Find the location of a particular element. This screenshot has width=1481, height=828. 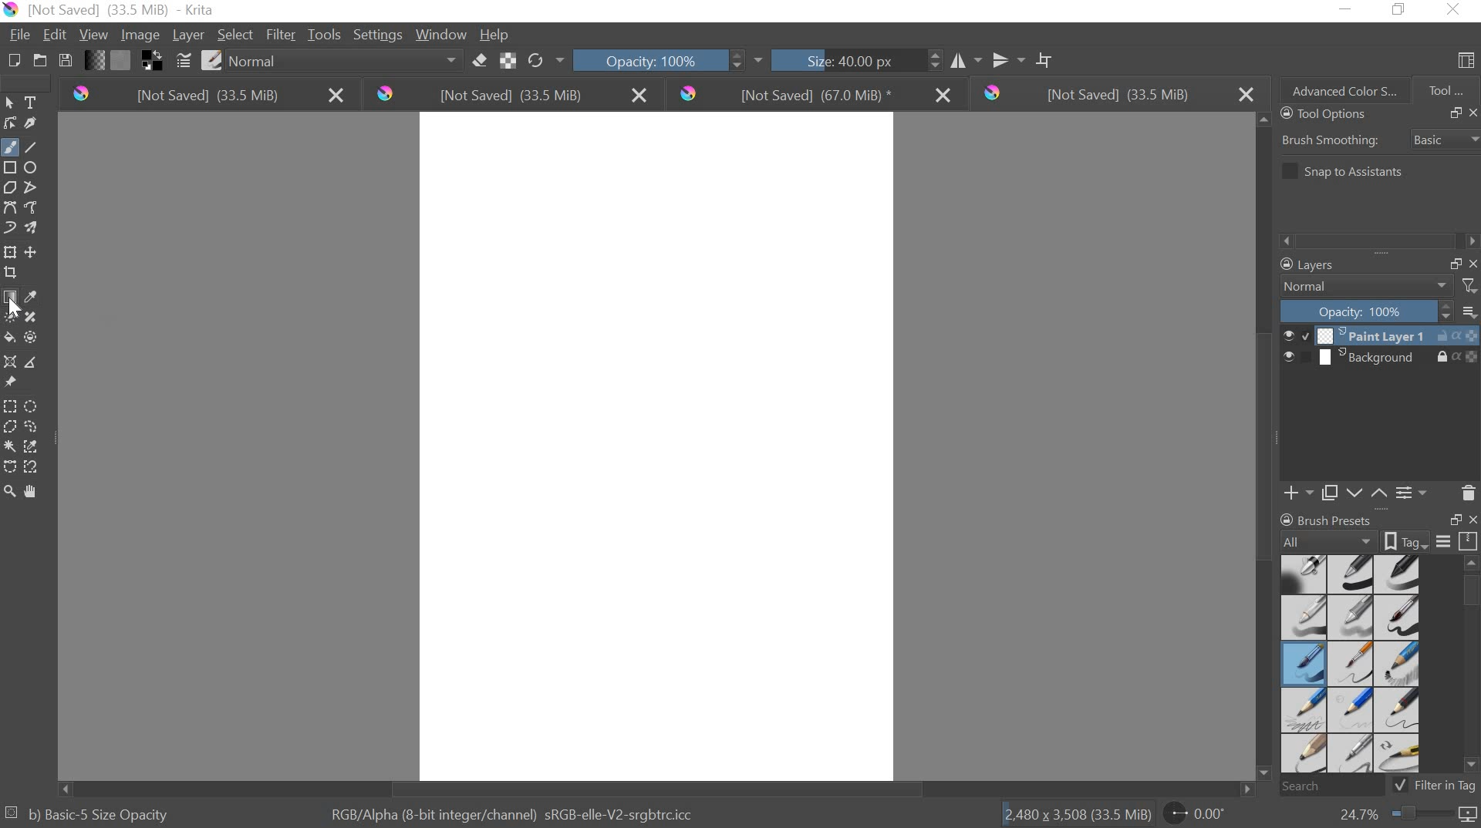

DELETE LAYER OR MASK is located at coordinates (1468, 493).